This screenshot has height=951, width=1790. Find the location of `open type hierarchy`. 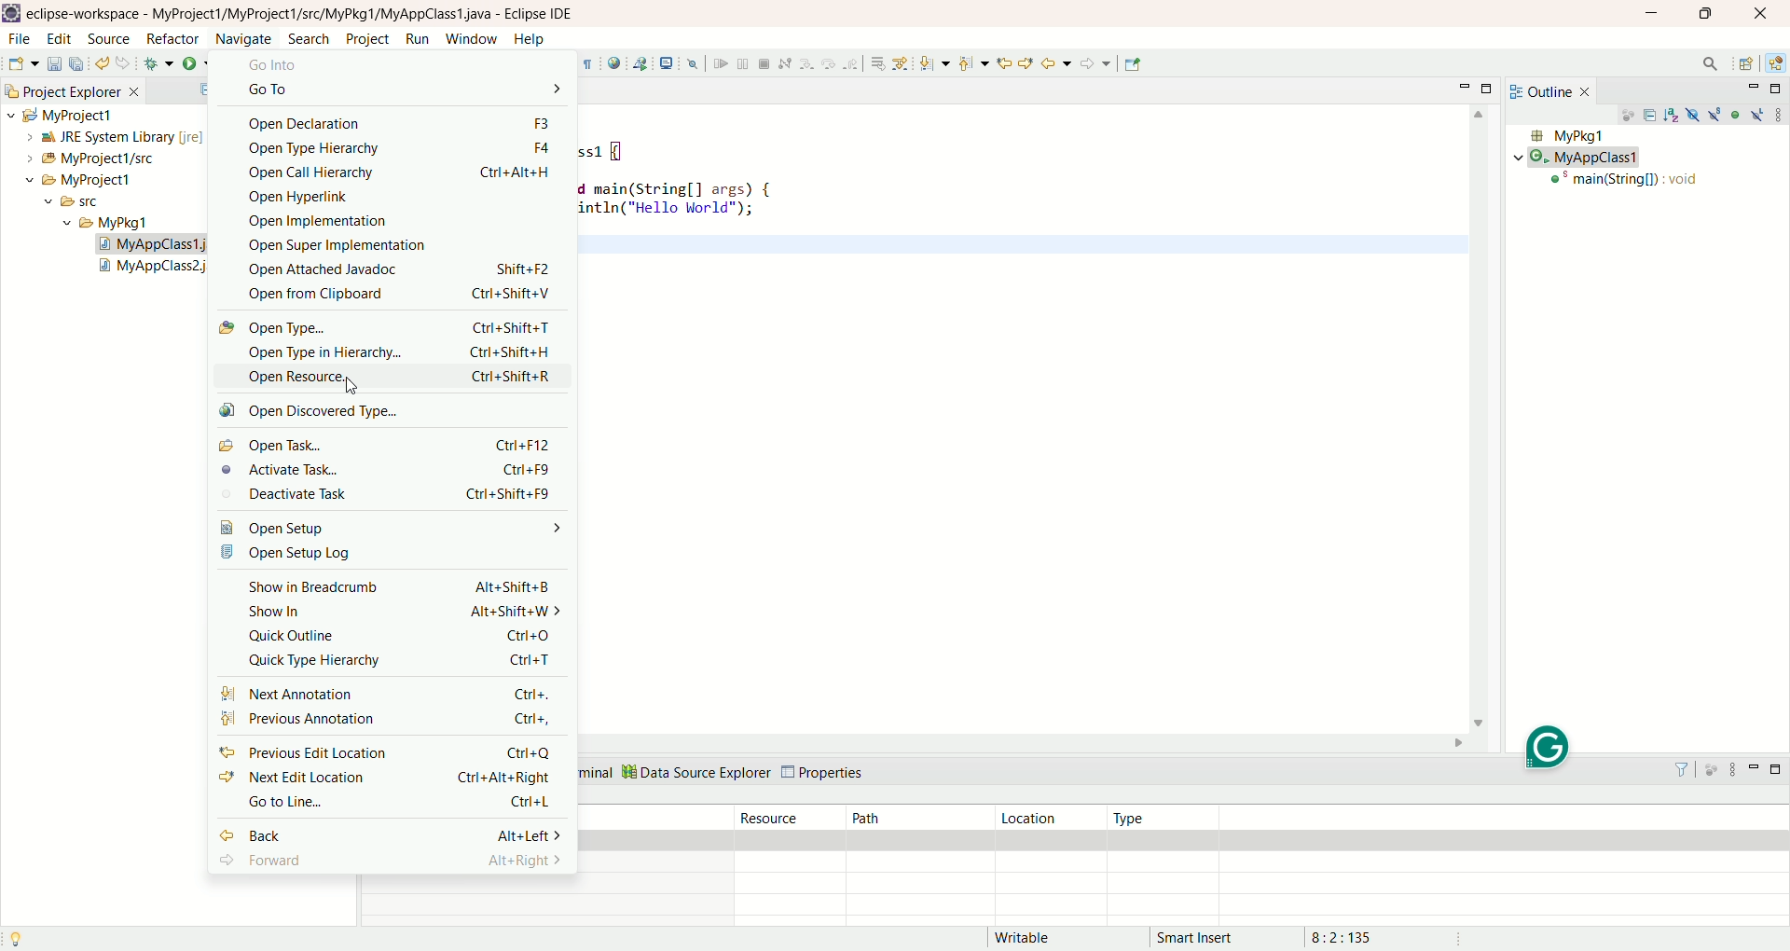

open type hierarchy is located at coordinates (389, 352).